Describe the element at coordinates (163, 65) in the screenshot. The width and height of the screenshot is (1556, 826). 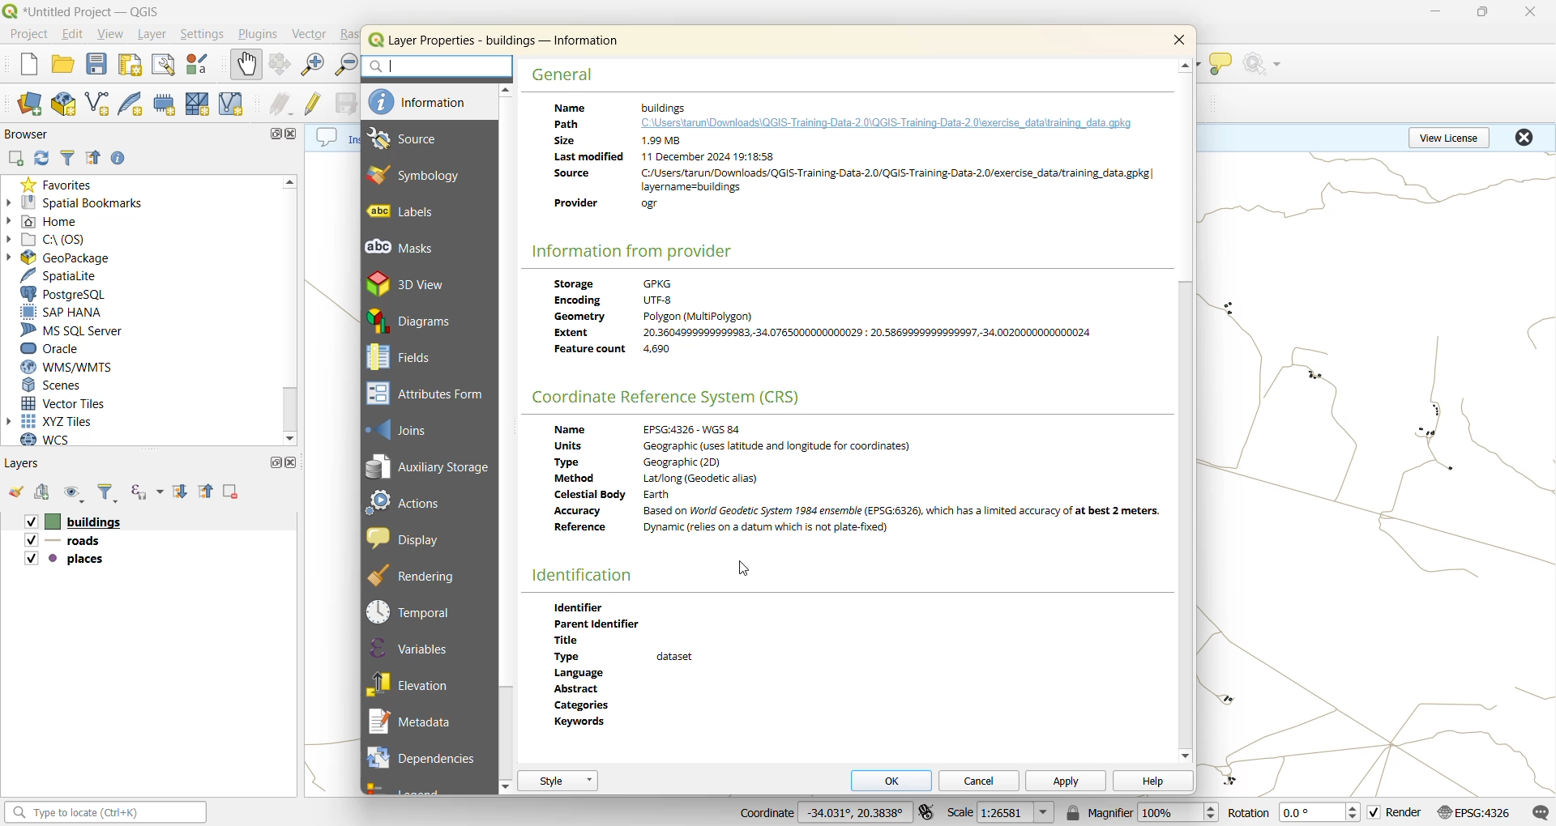
I see `show layout` at that location.